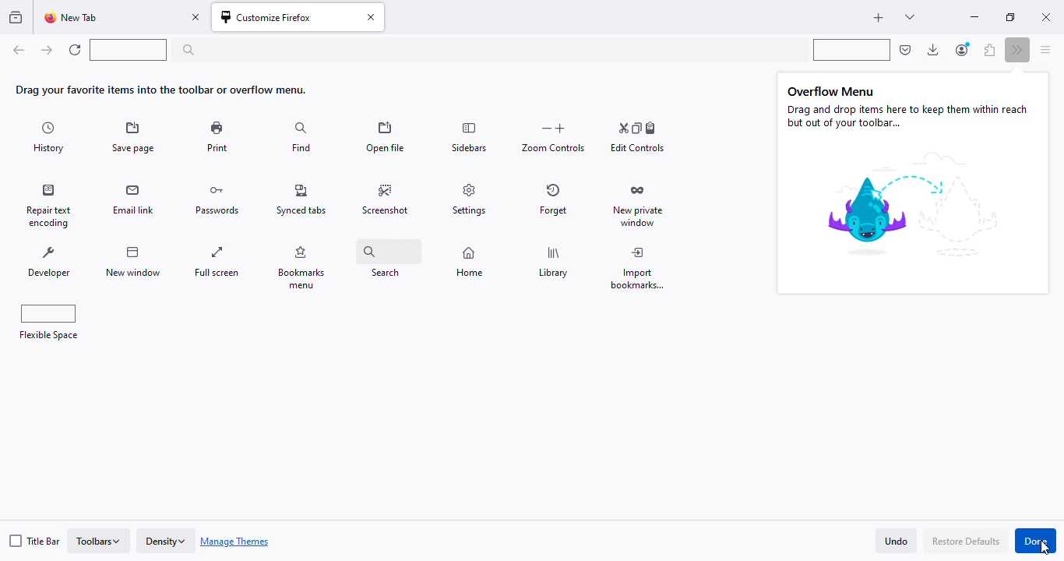 The width and height of the screenshot is (1064, 561). I want to click on email link, so click(132, 199).